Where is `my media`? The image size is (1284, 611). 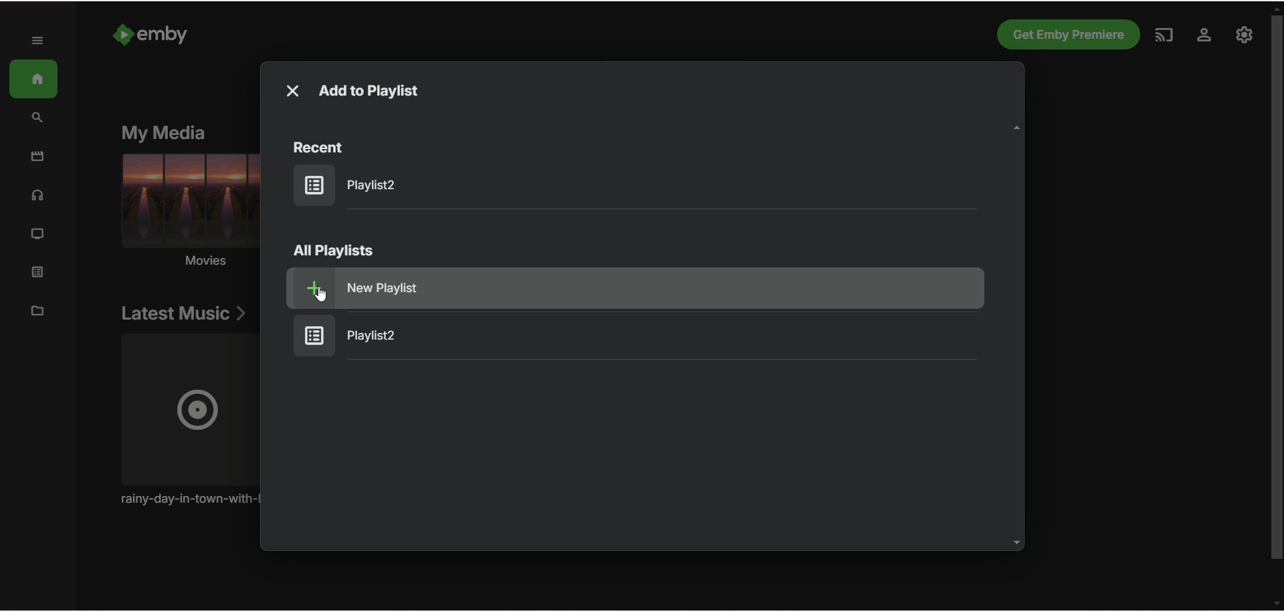
my media is located at coordinates (164, 132).